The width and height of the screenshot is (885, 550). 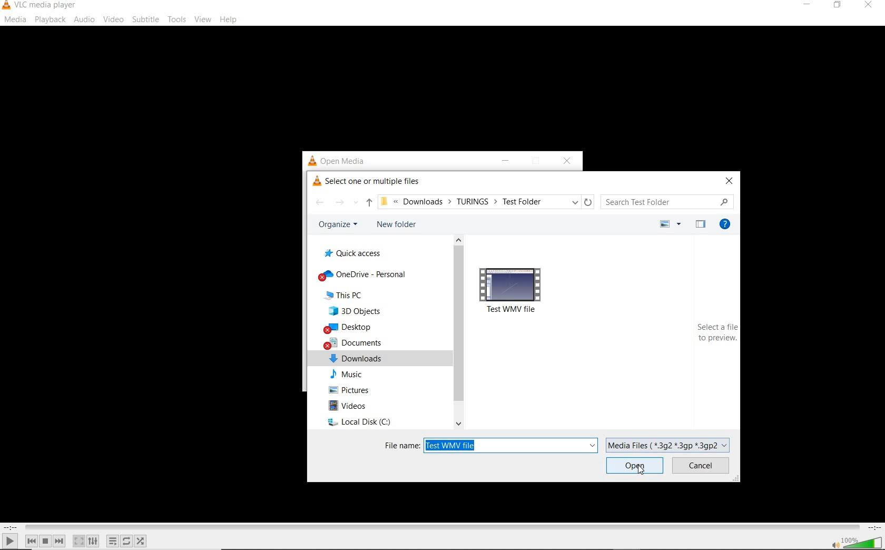 I want to click on mute/unmute, so click(x=834, y=544).